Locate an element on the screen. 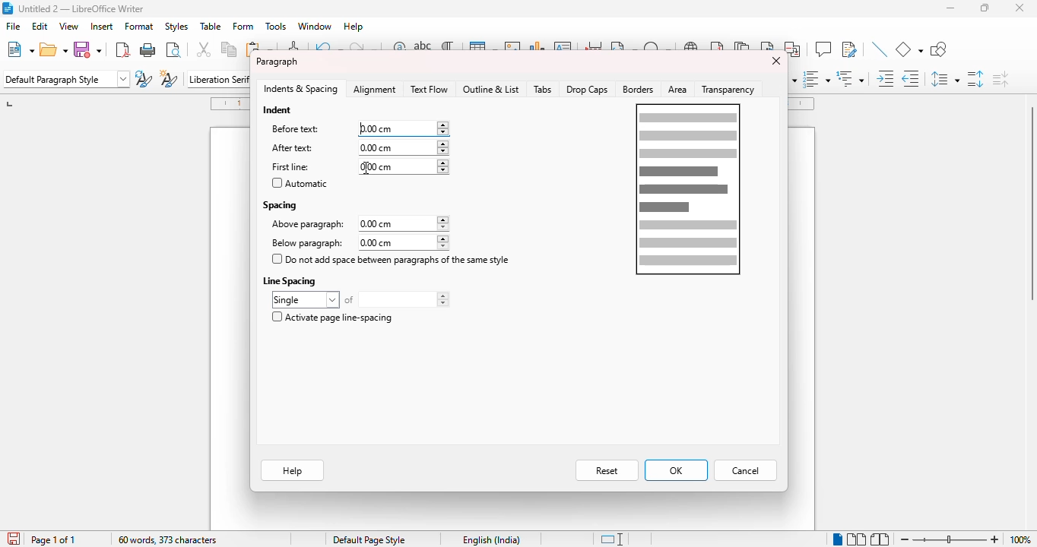 This screenshot has height=547, width=1037. single of is located at coordinates (360, 299).